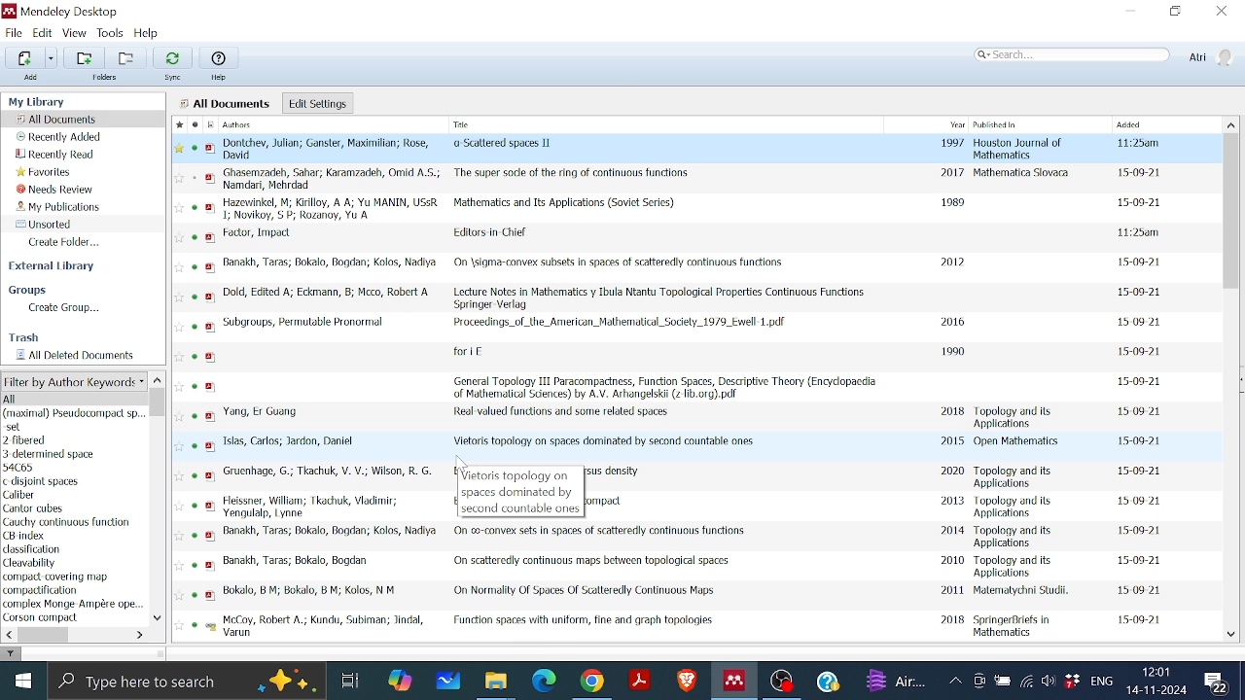 This screenshot has width=1245, height=700. What do you see at coordinates (1138, 472) in the screenshot?
I see `date` at bounding box center [1138, 472].